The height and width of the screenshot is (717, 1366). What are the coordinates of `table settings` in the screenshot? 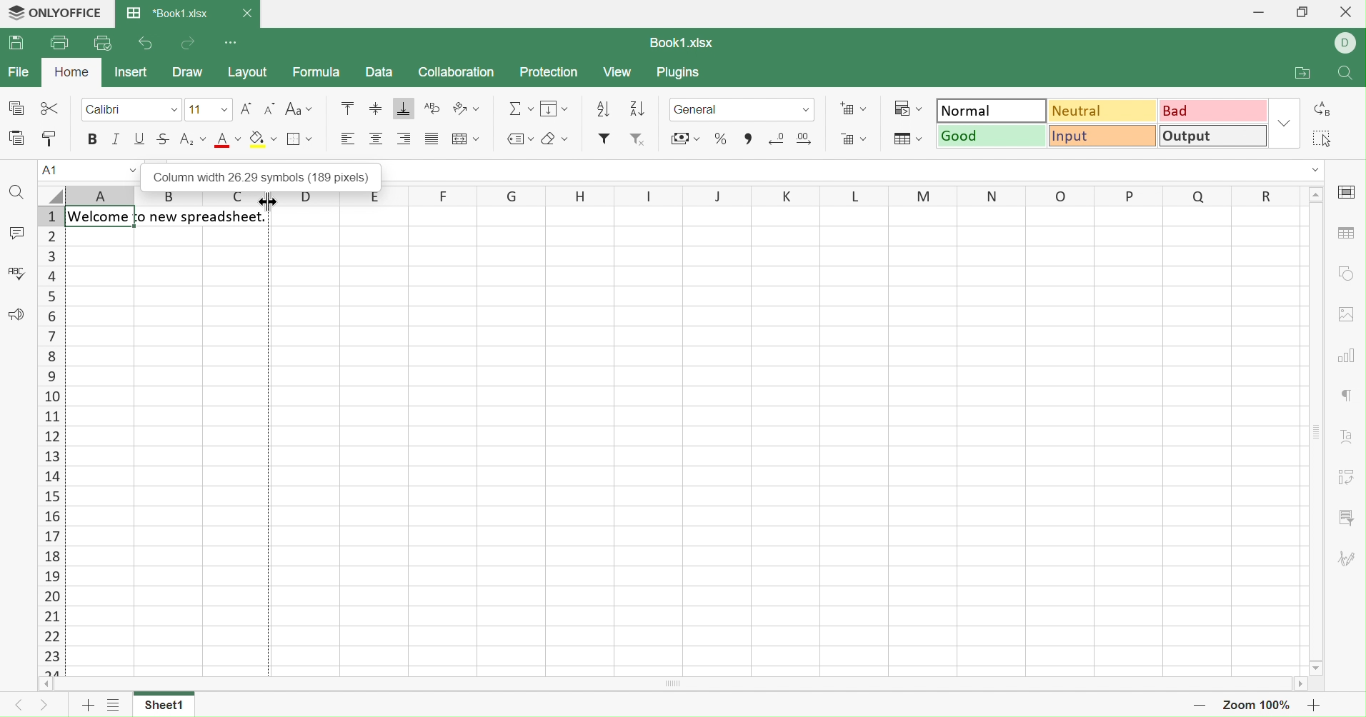 It's located at (1345, 233).